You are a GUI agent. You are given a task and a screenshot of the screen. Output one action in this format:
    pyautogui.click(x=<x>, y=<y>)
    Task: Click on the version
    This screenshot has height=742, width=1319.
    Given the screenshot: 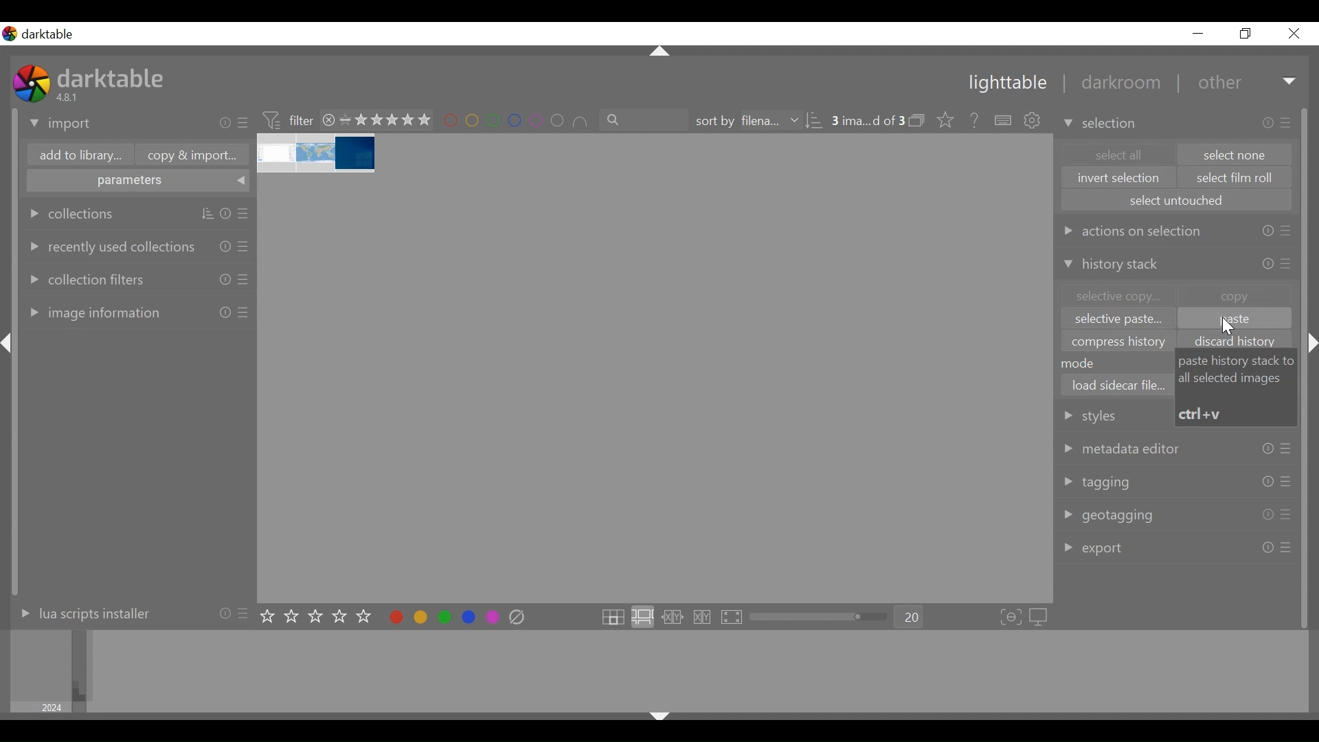 What is the action you would take?
    pyautogui.click(x=69, y=97)
    